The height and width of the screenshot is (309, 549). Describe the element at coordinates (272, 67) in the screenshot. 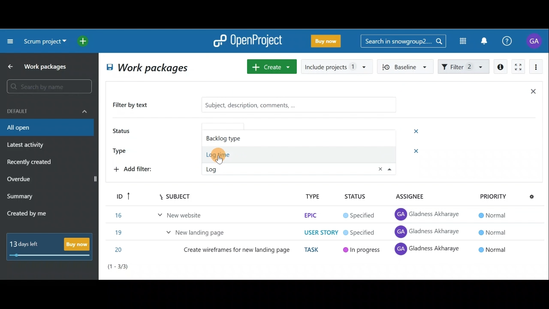

I see `+ Create ` at that location.